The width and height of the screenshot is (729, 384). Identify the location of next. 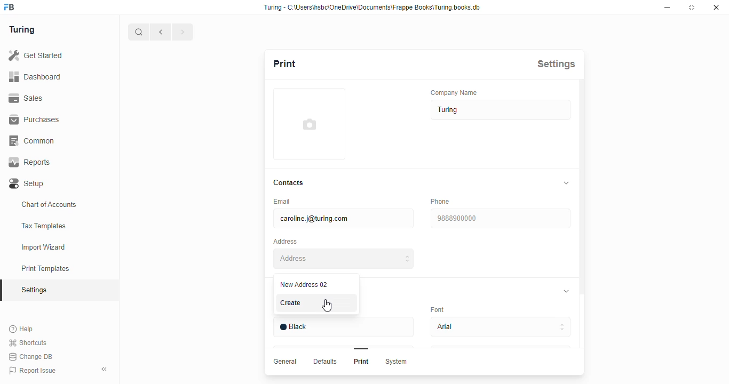
(184, 32).